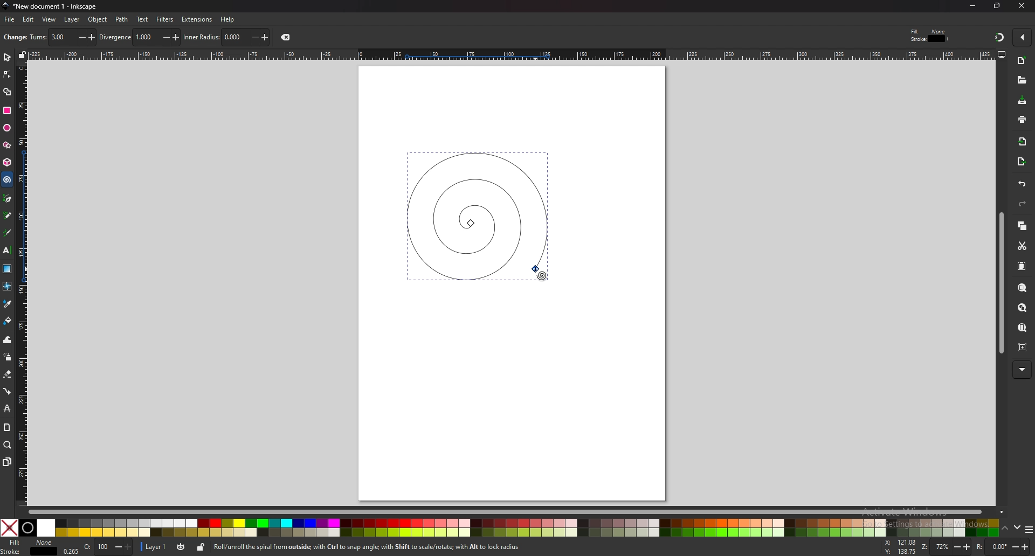 The width and height of the screenshot is (1035, 556). I want to click on pen, so click(7, 198).